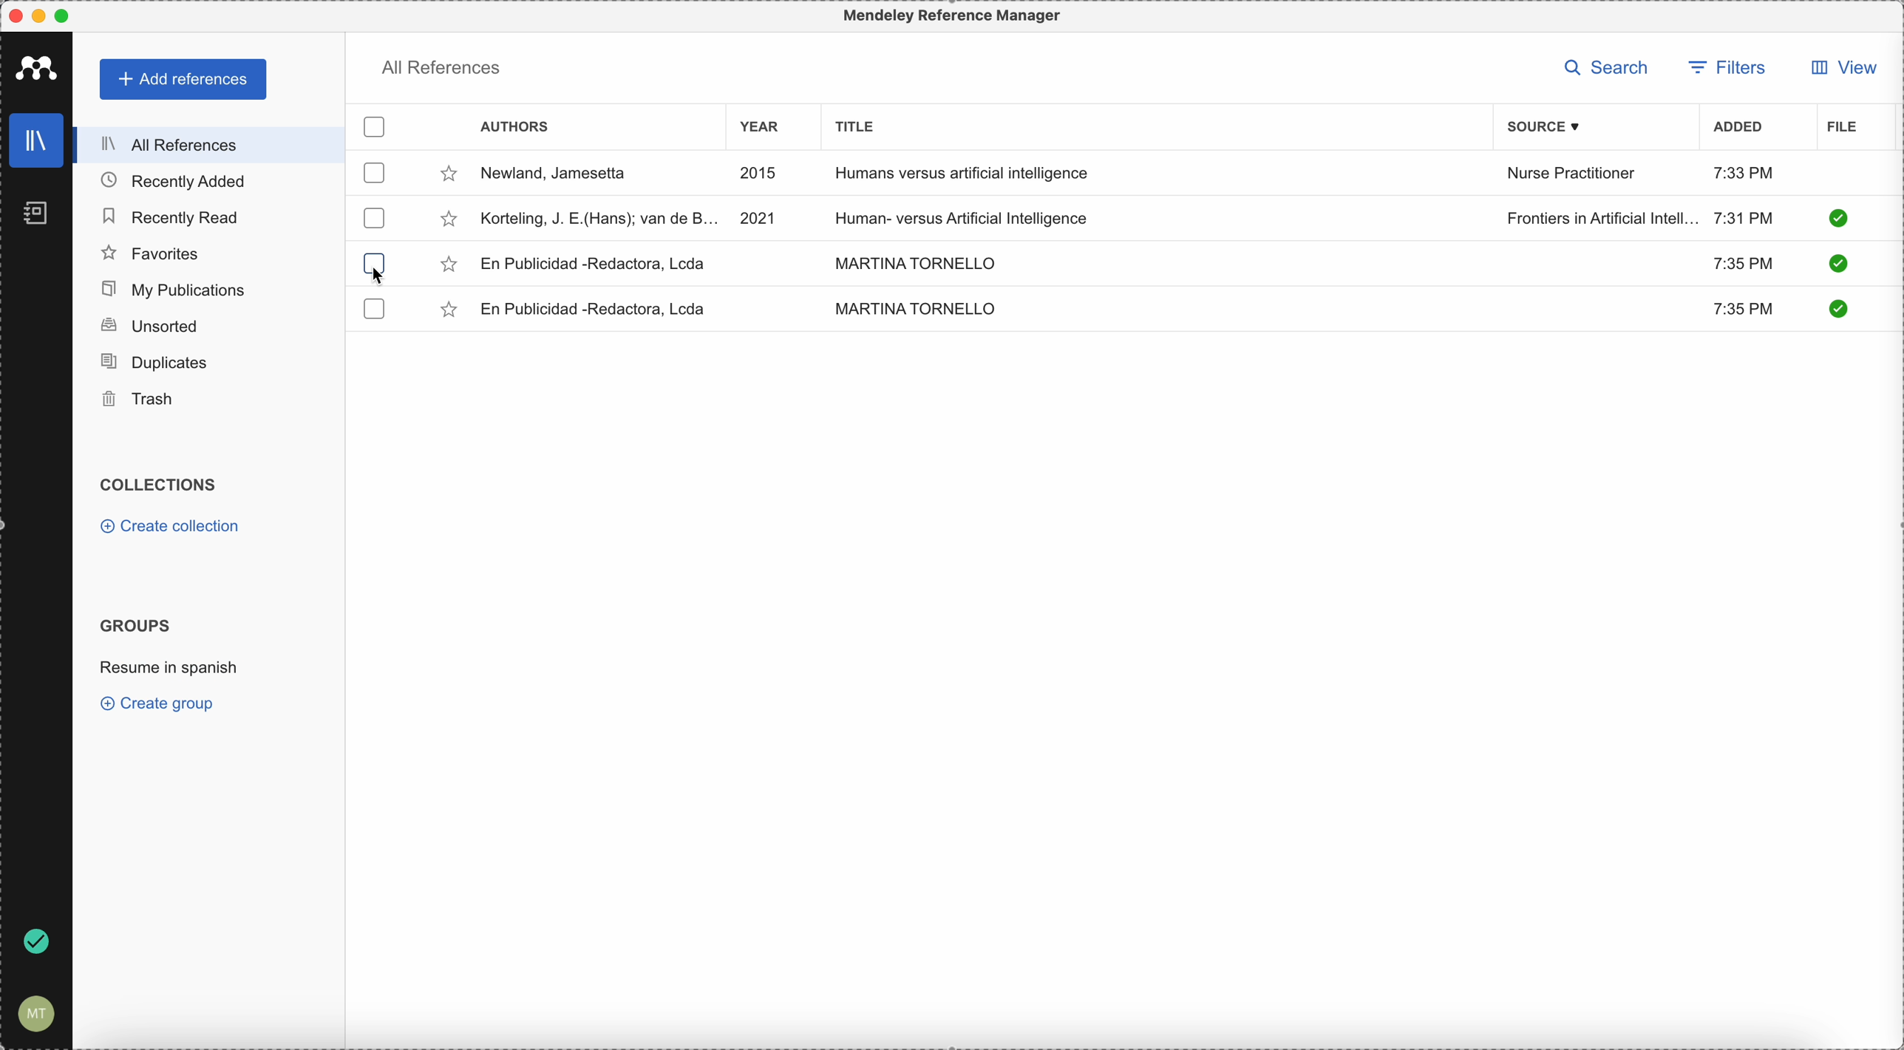 The height and width of the screenshot is (1050, 1904). What do you see at coordinates (149, 325) in the screenshot?
I see `unsorted` at bounding box center [149, 325].